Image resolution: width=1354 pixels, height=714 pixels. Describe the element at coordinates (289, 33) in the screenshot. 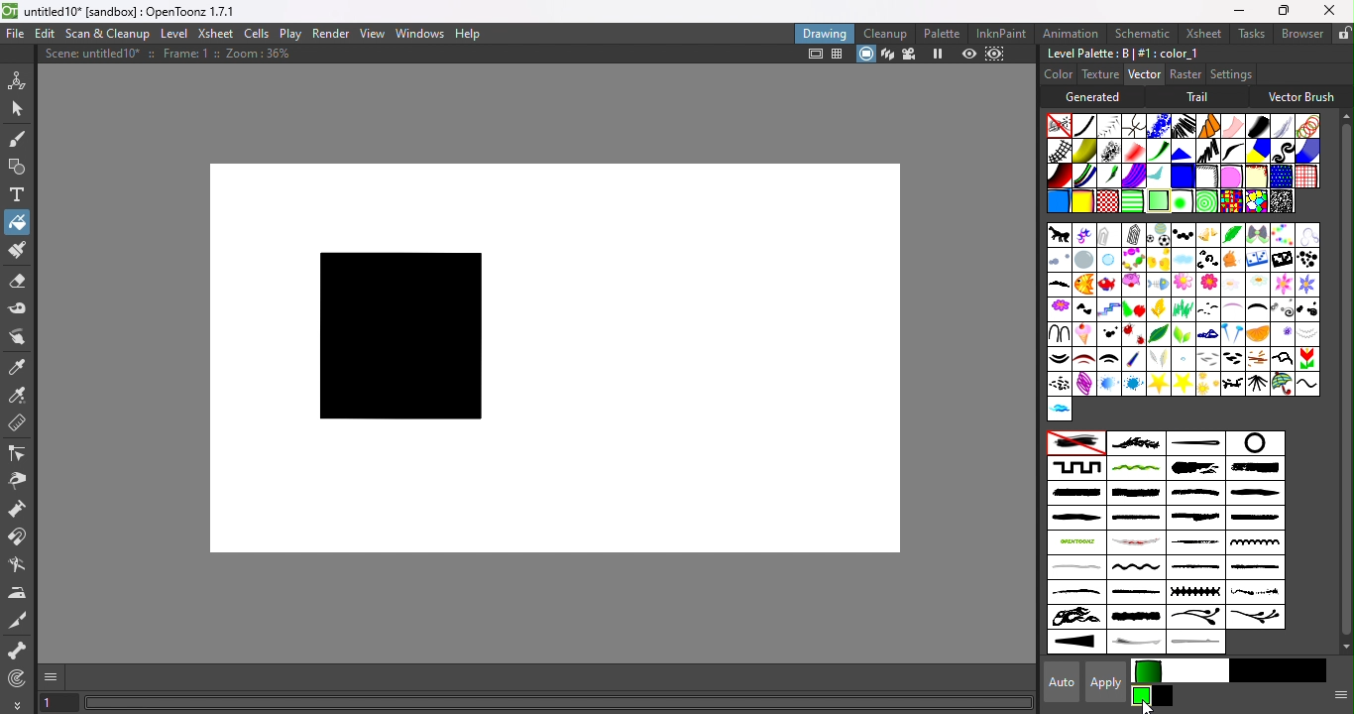

I see `Play` at that location.